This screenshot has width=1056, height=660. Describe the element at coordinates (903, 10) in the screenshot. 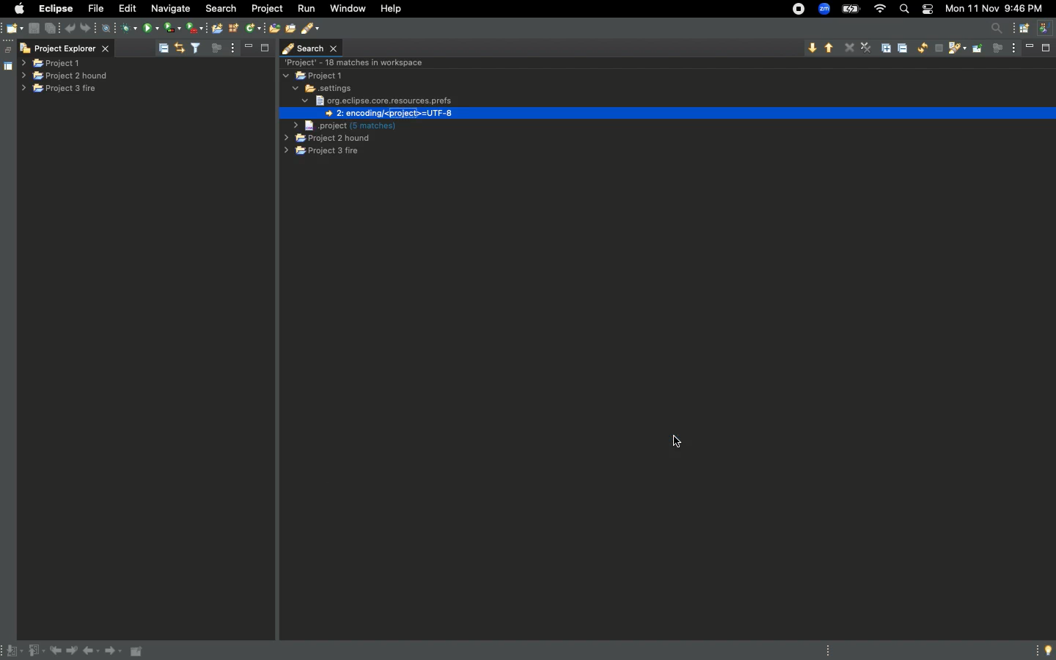

I see `Search` at that location.